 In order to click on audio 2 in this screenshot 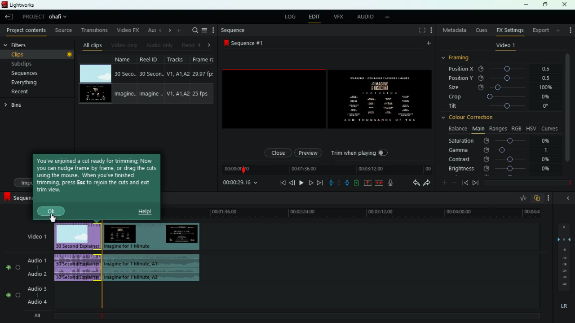, I will do `click(36, 274)`.